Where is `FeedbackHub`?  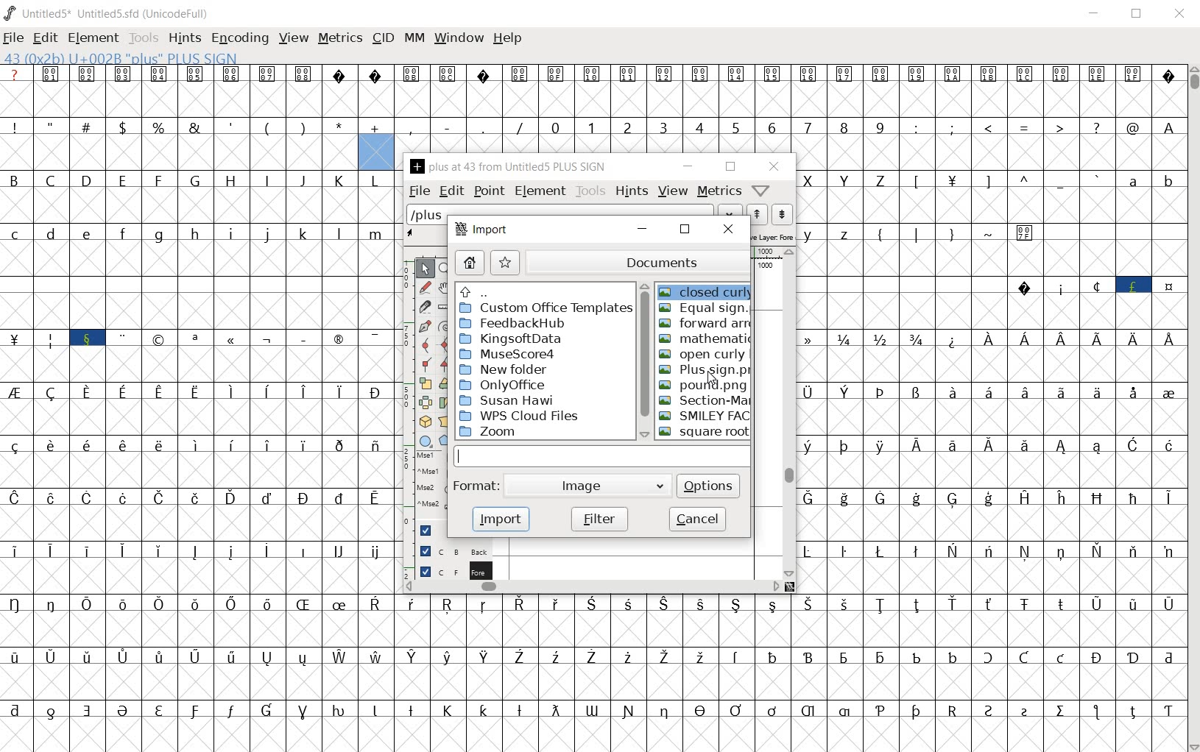 FeedbackHub is located at coordinates (512, 322).